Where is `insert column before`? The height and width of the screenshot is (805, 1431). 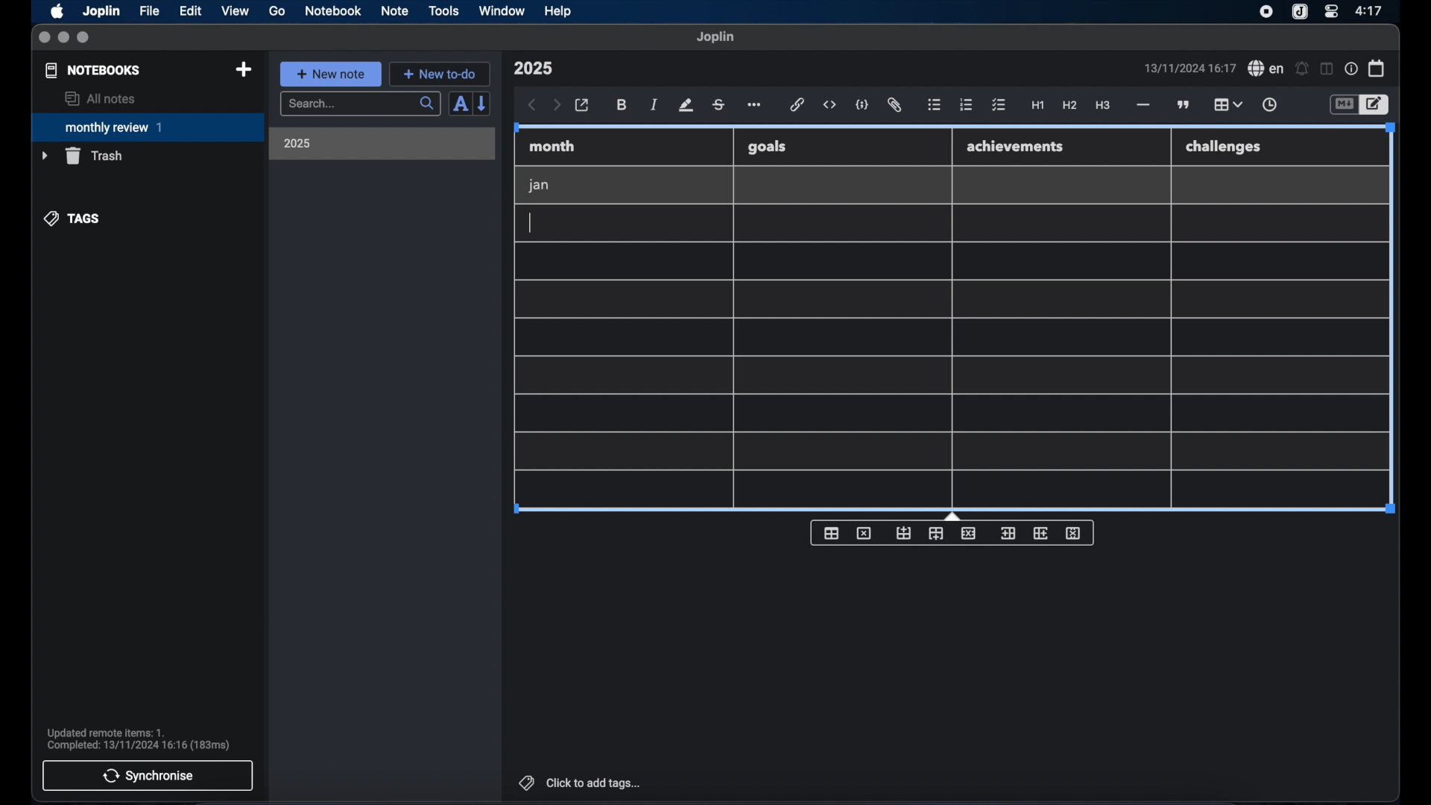 insert column before is located at coordinates (1008, 534).